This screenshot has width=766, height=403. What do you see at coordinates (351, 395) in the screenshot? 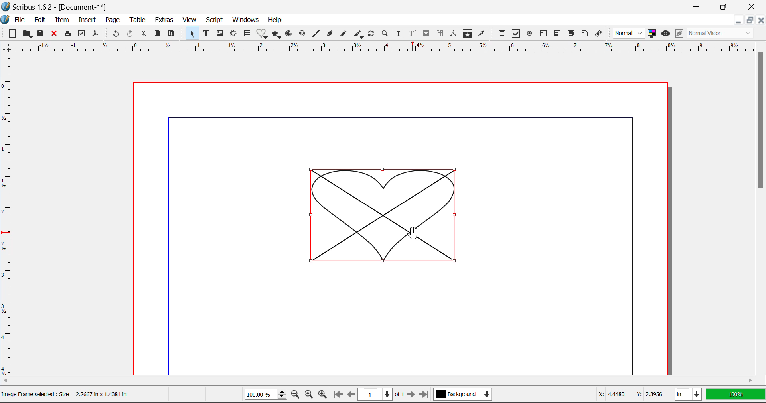
I see `Previous` at bounding box center [351, 395].